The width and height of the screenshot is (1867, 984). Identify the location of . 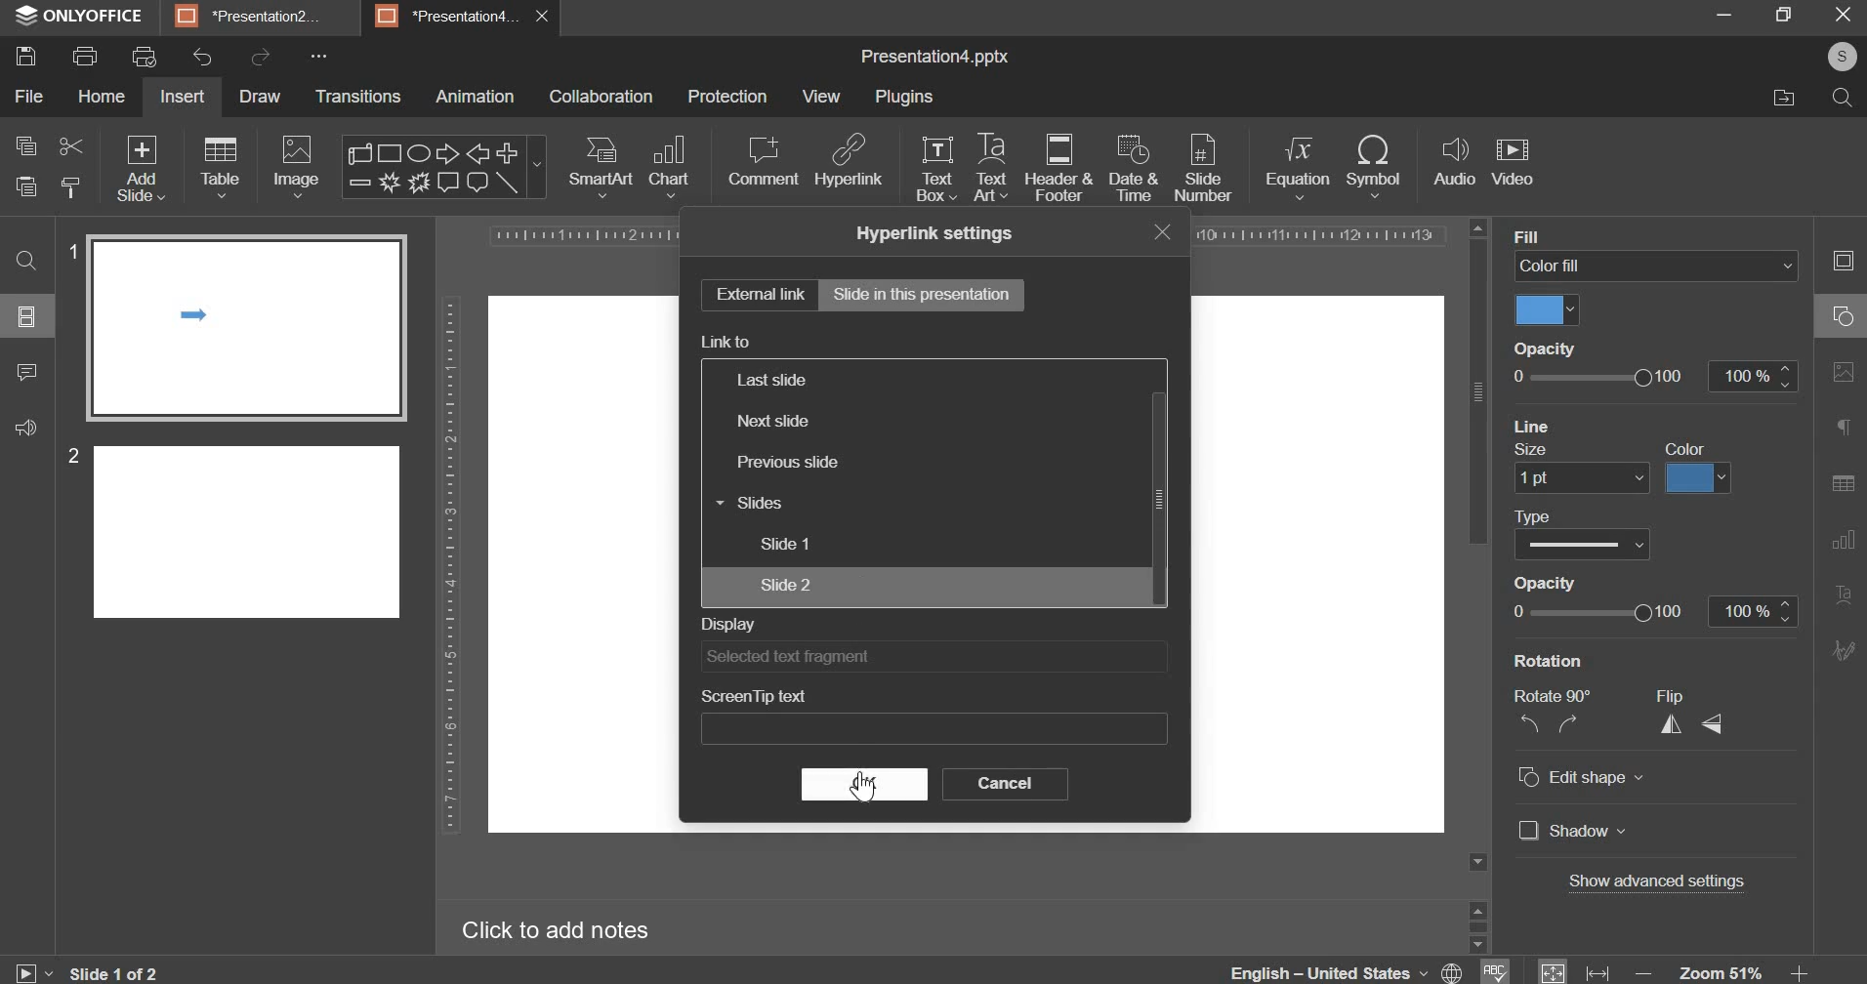
(1571, 477).